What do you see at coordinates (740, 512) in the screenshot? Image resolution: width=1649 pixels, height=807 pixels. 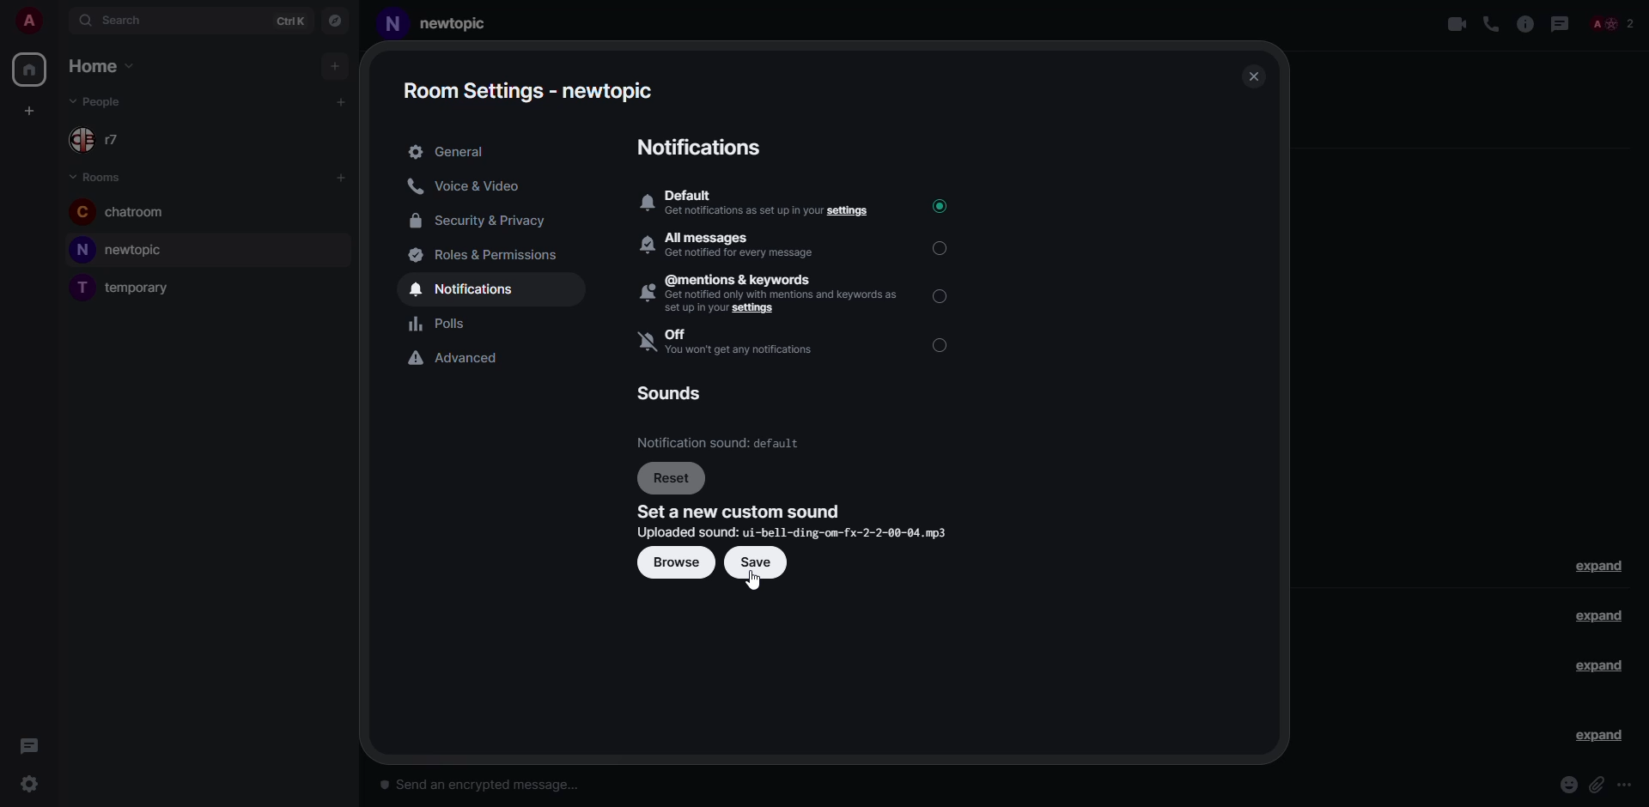 I see `set a new custom sound` at bounding box center [740, 512].